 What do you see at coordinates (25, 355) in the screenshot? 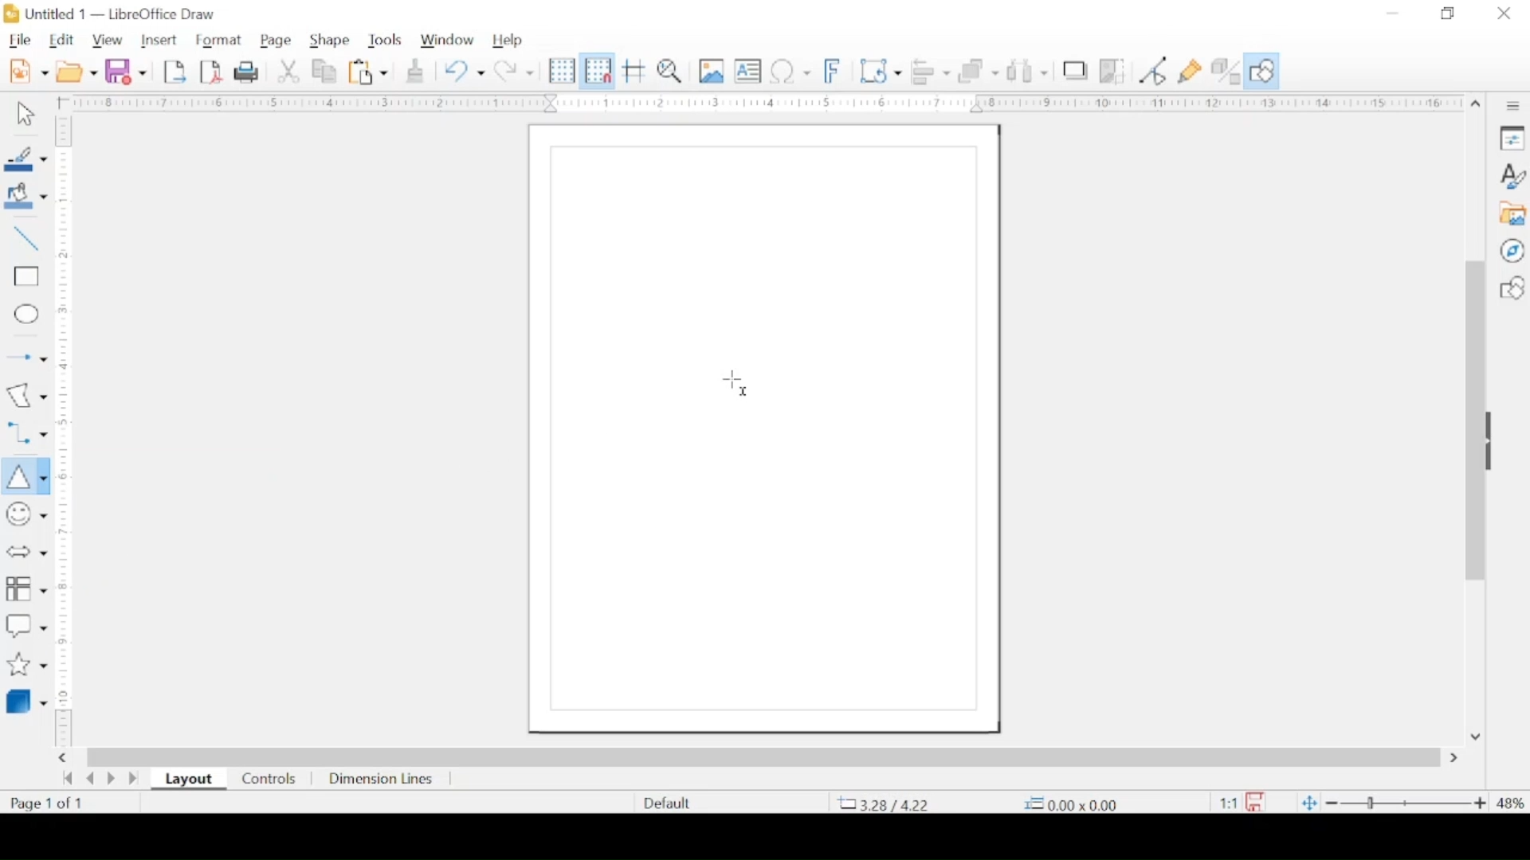
I see `insert arrow` at bounding box center [25, 355].